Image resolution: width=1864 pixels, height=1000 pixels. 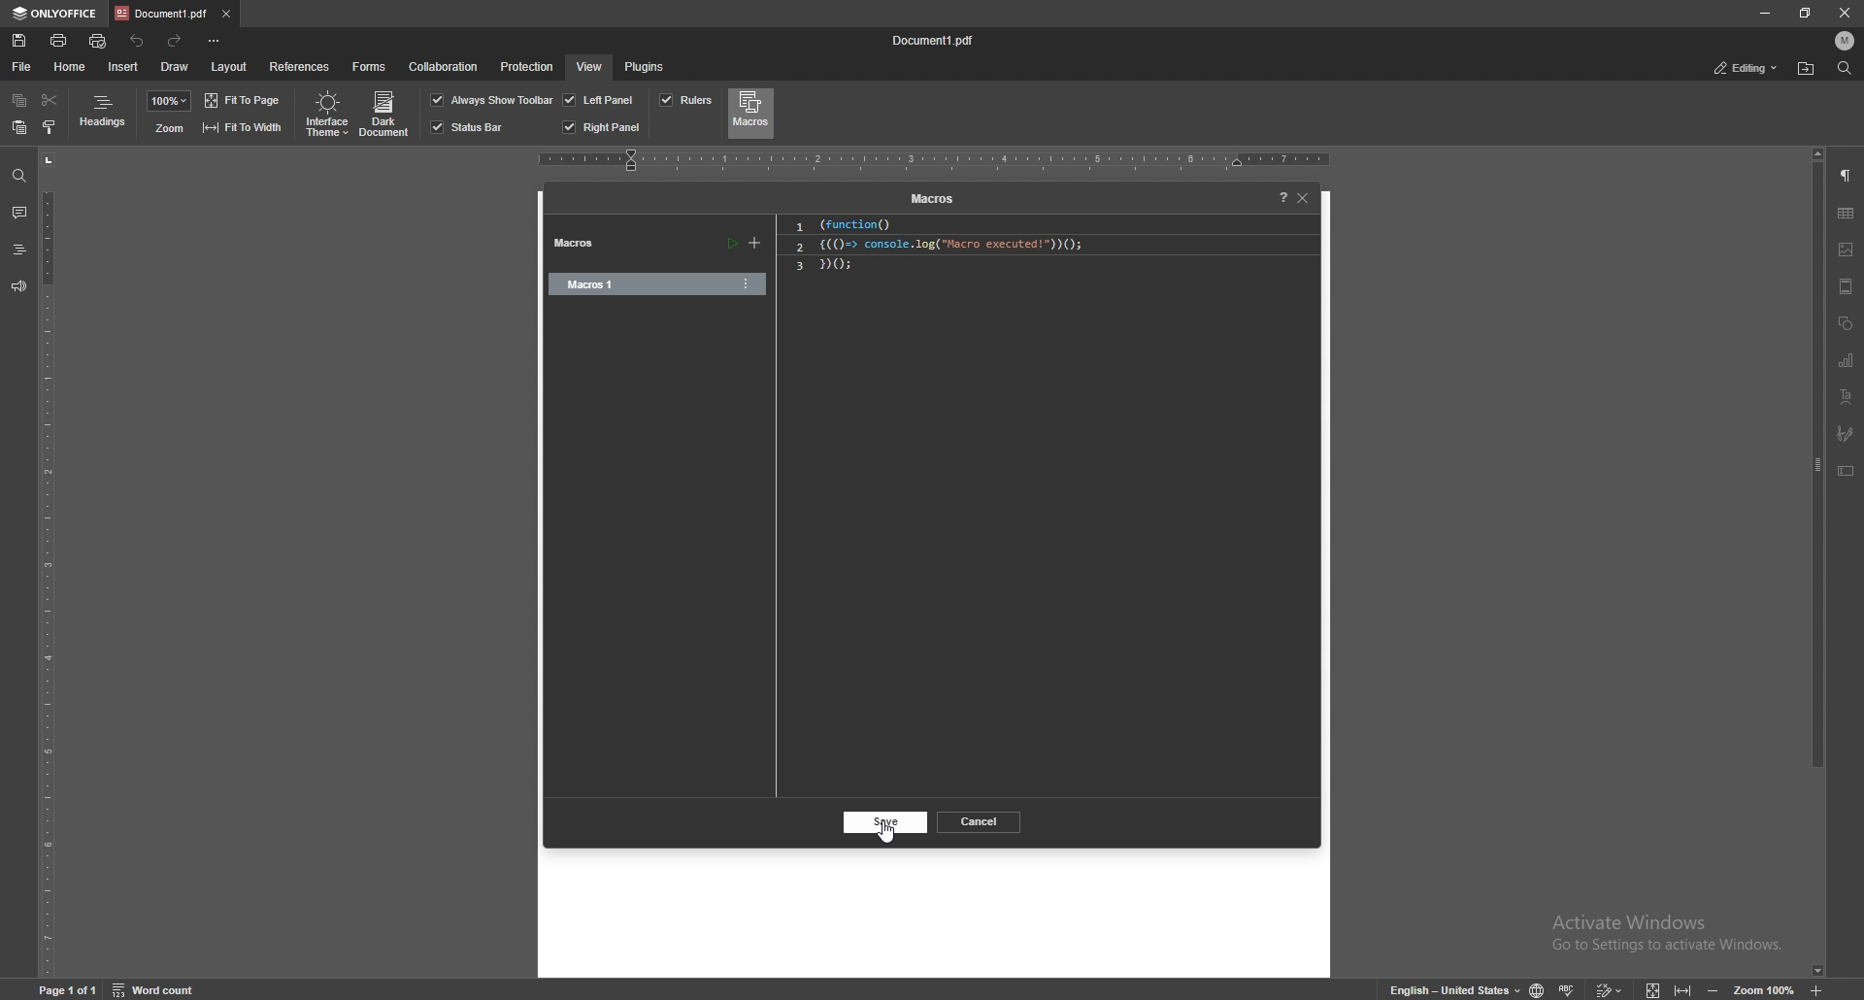 I want to click on resize, so click(x=1805, y=14).